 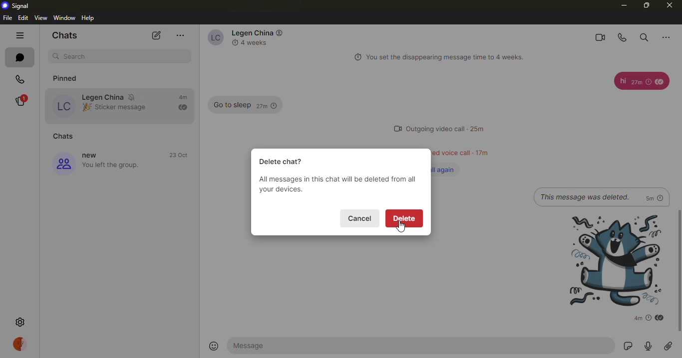 What do you see at coordinates (124, 107) in the screenshot?
I see `Sticker message` at bounding box center [124, 107].